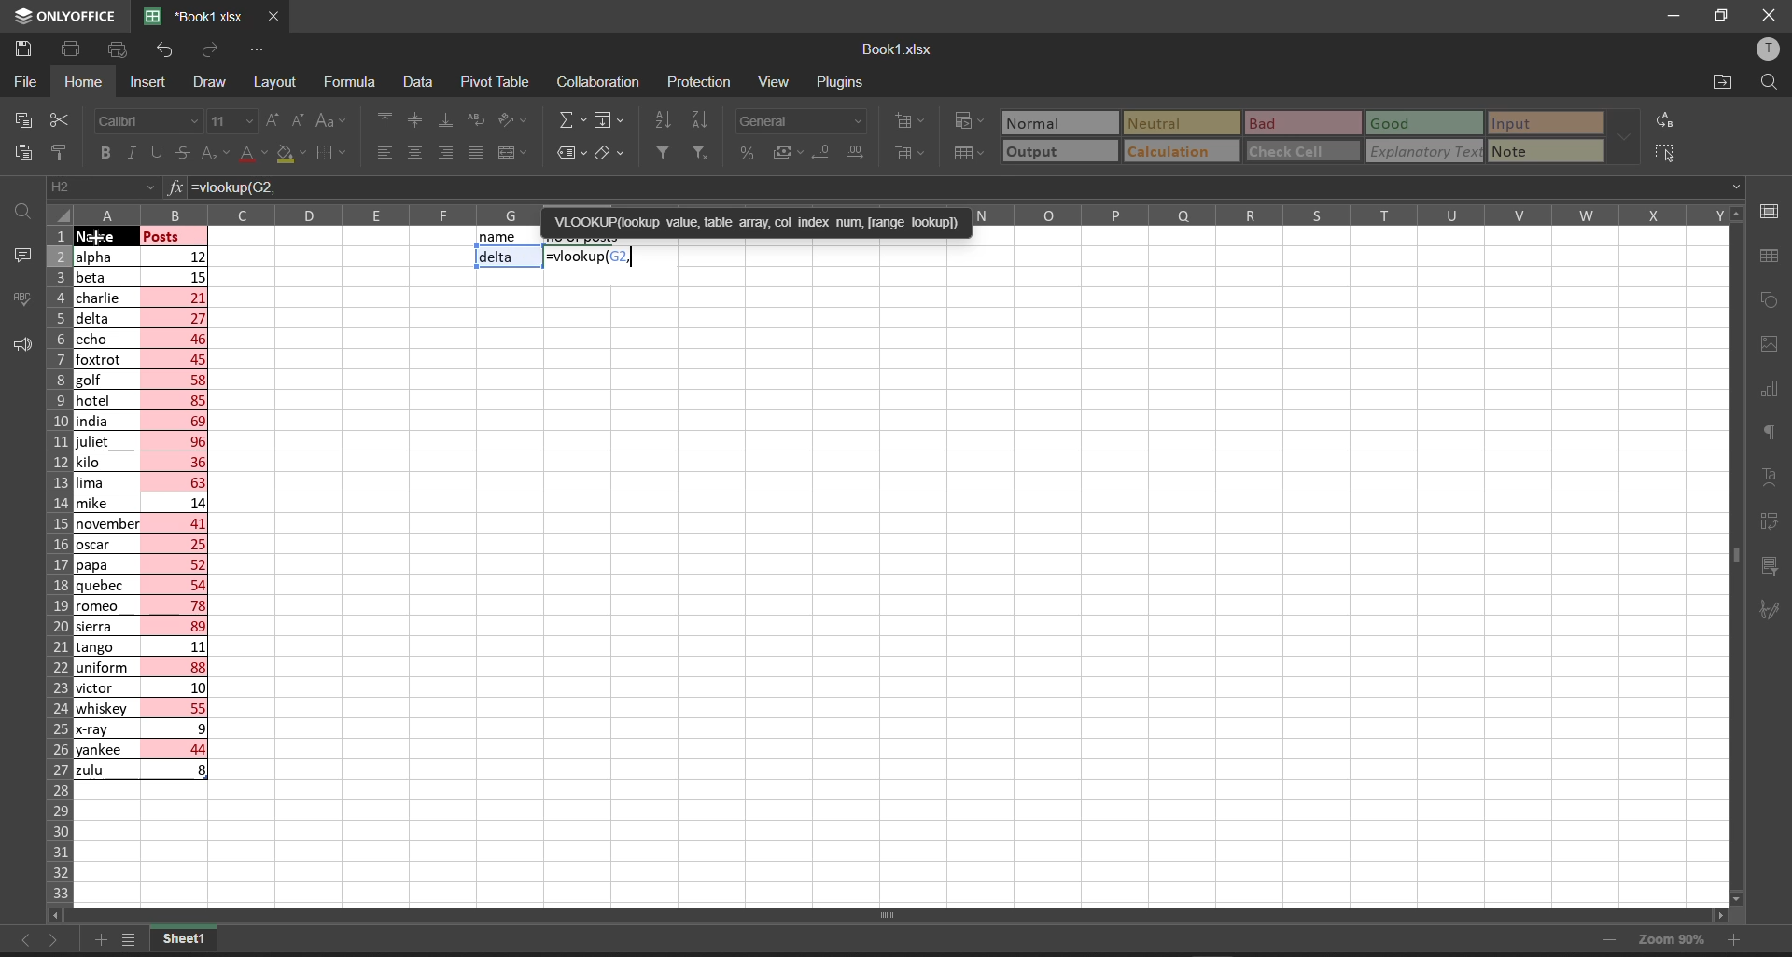 This screenshot has width=1792, height=957. What do you see at coordinates (209, 53) in the screenshot?
I see `redo` at bounding box center [209, 53].